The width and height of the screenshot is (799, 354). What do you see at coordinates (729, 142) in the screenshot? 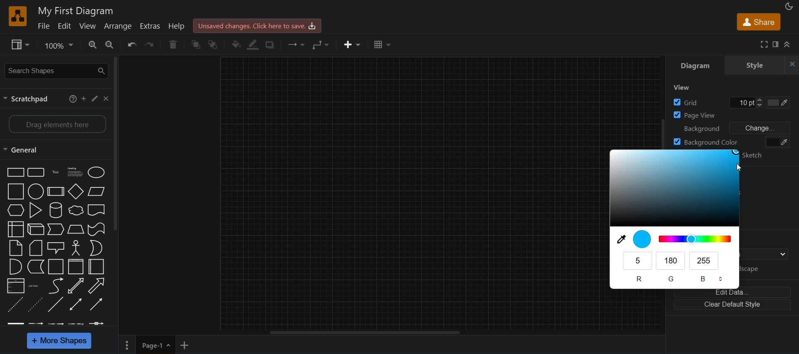
I see `background` at bounding box center [729, 142].